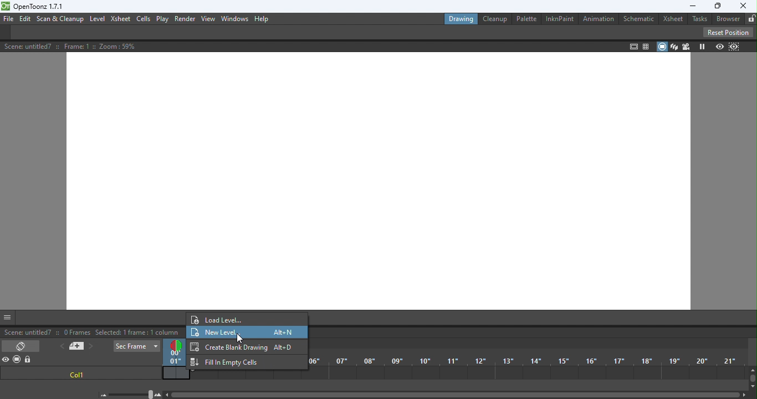 The height and width of the screenshot is (399, 757). Describe the element at coordinates (494, 19) in the screenshot. I see `Cleanup` at that location.